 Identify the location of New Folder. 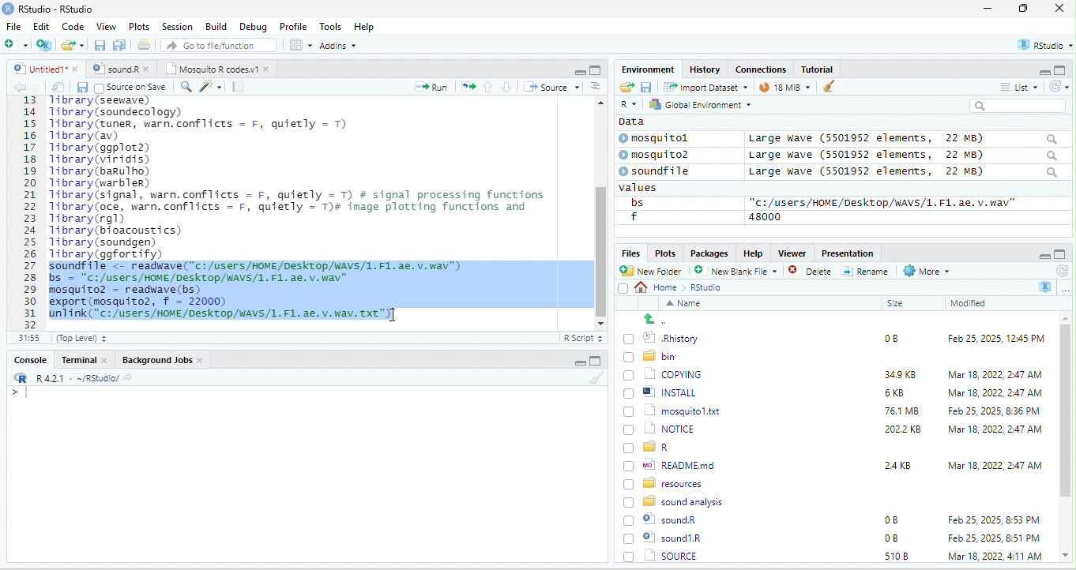
(654, 271).